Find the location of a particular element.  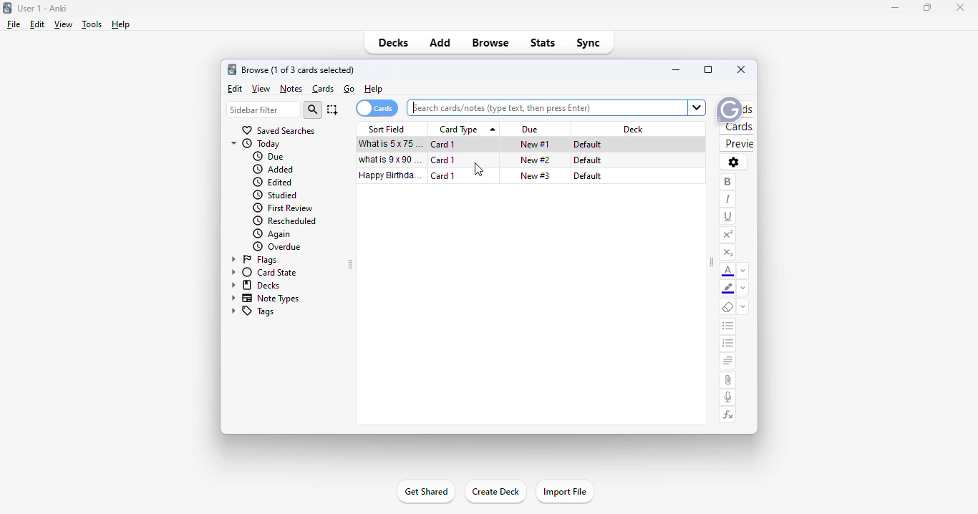

maximize is located at coordinates (708, 69).